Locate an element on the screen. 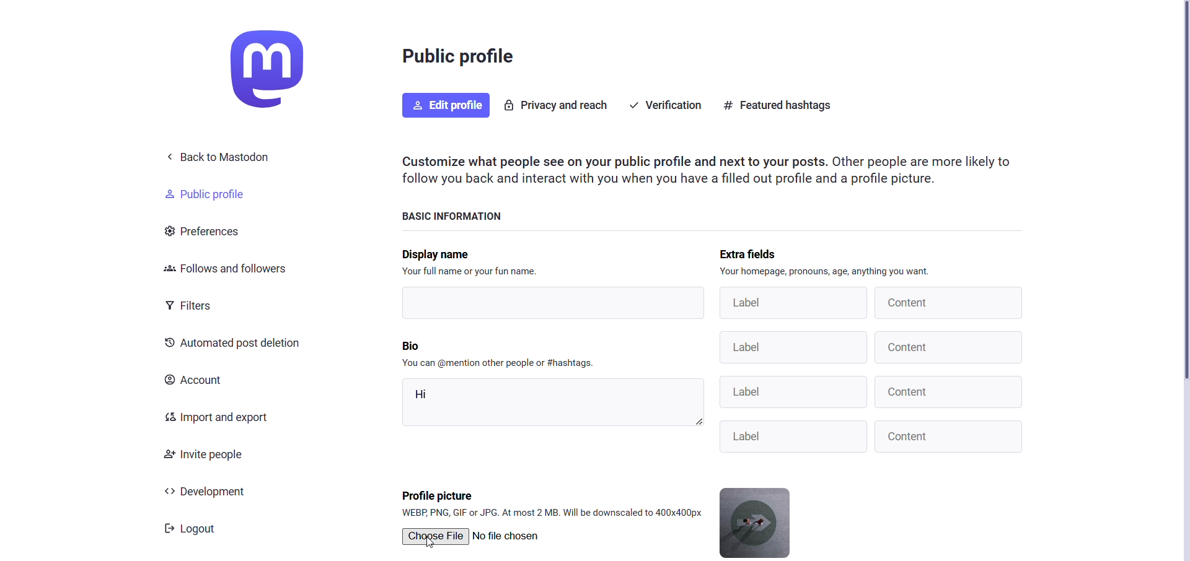  verification is located at coordinates (661, 105).